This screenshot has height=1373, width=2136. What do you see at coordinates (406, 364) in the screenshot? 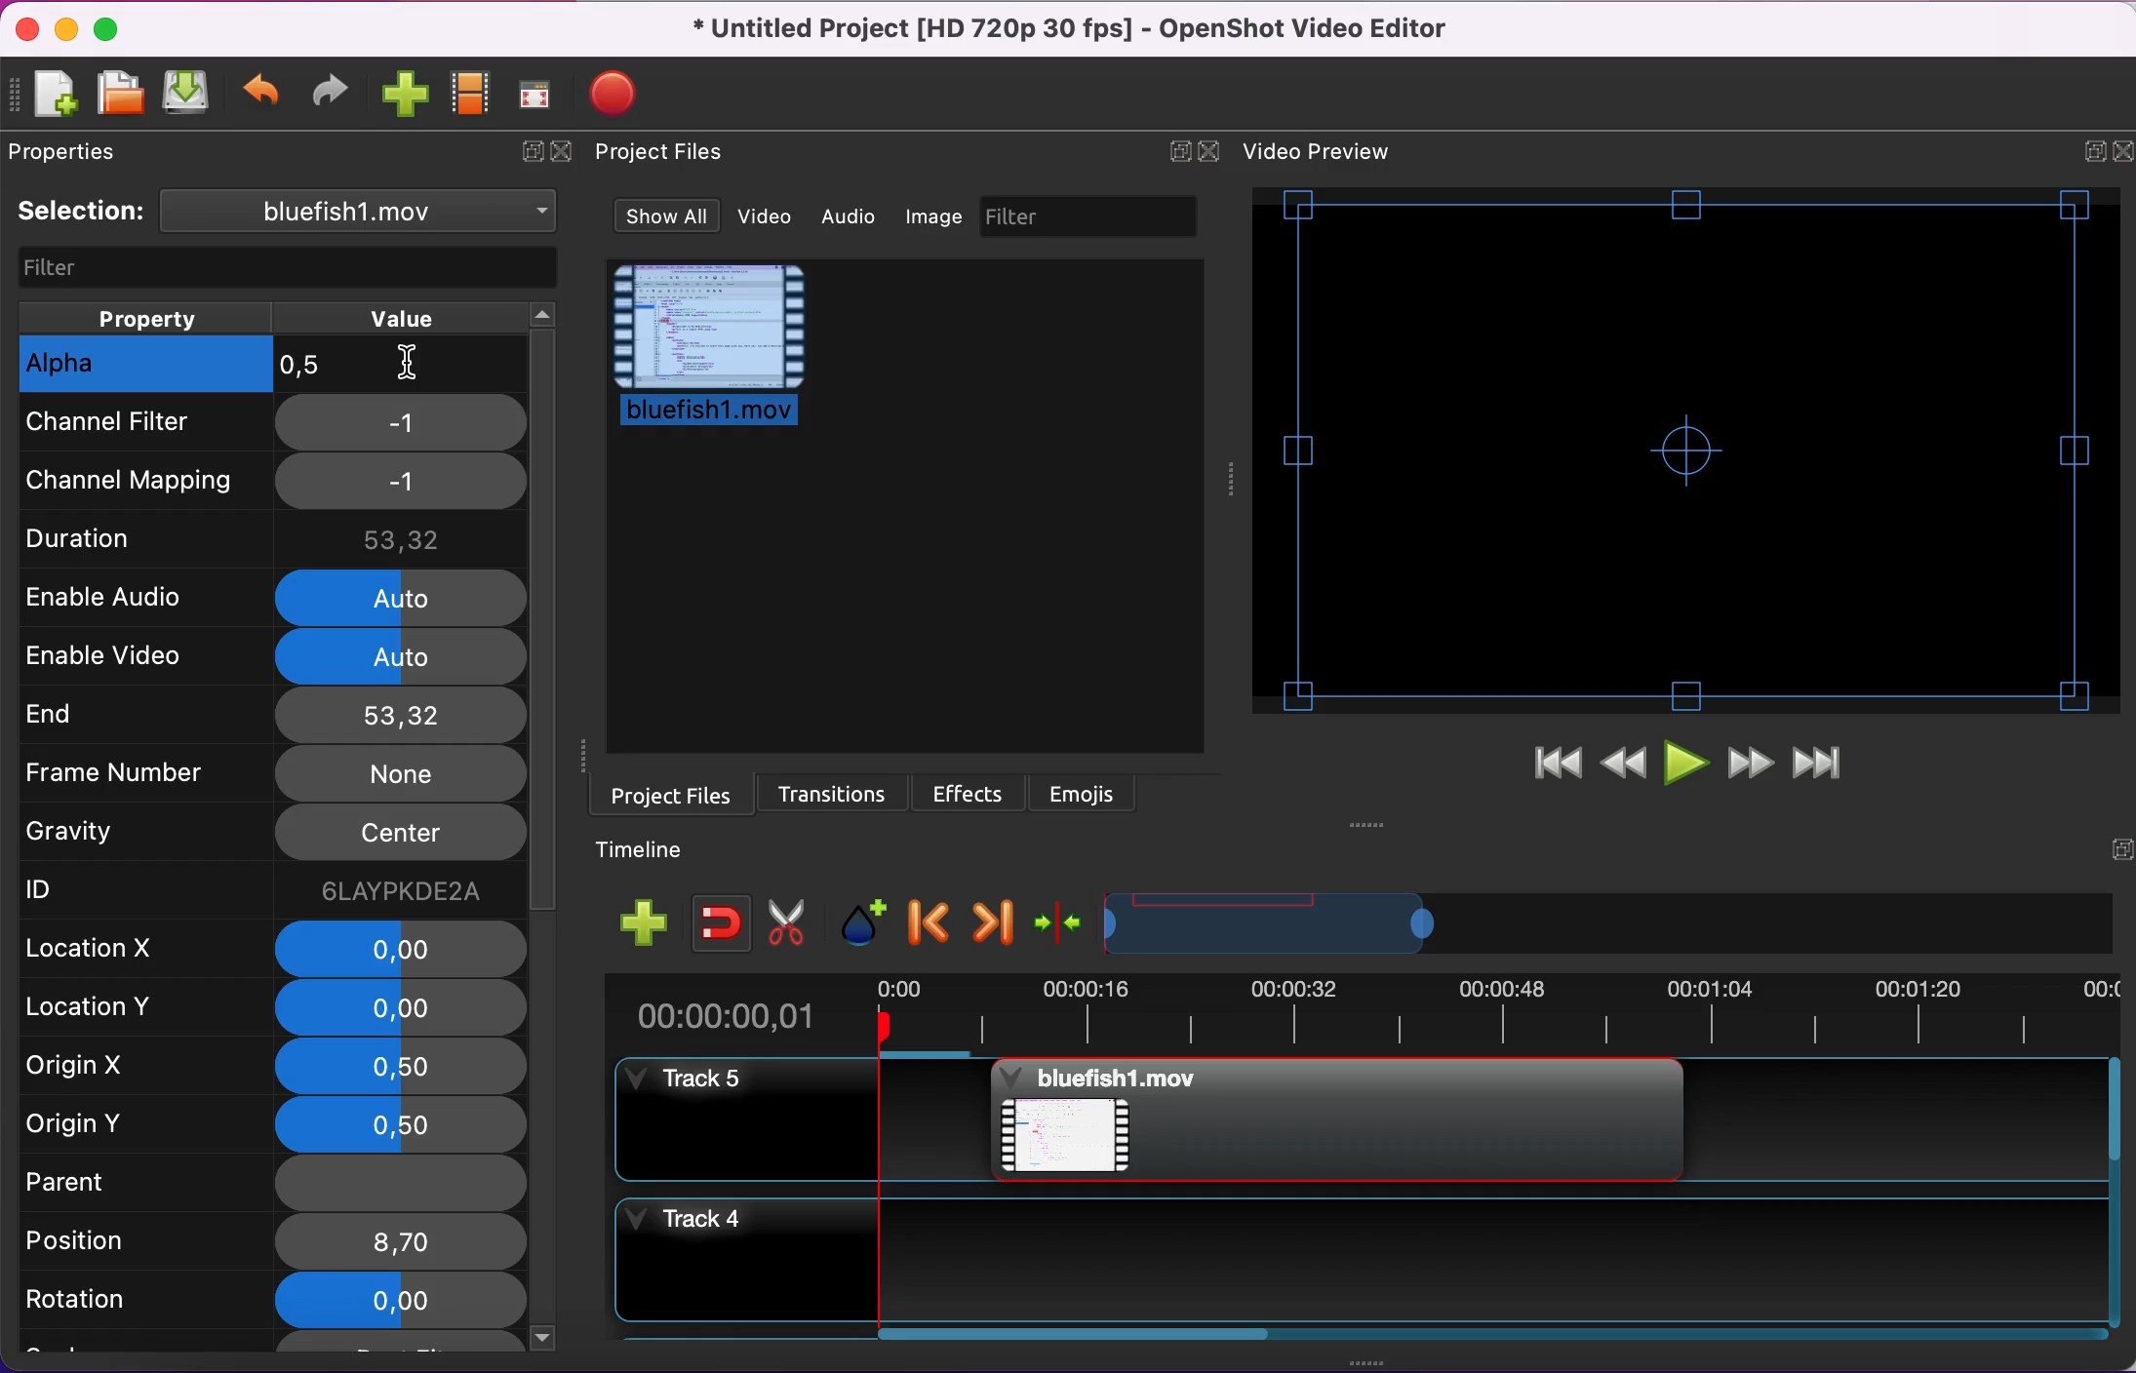
I see `Cursor` at bounding box center [406, 364].